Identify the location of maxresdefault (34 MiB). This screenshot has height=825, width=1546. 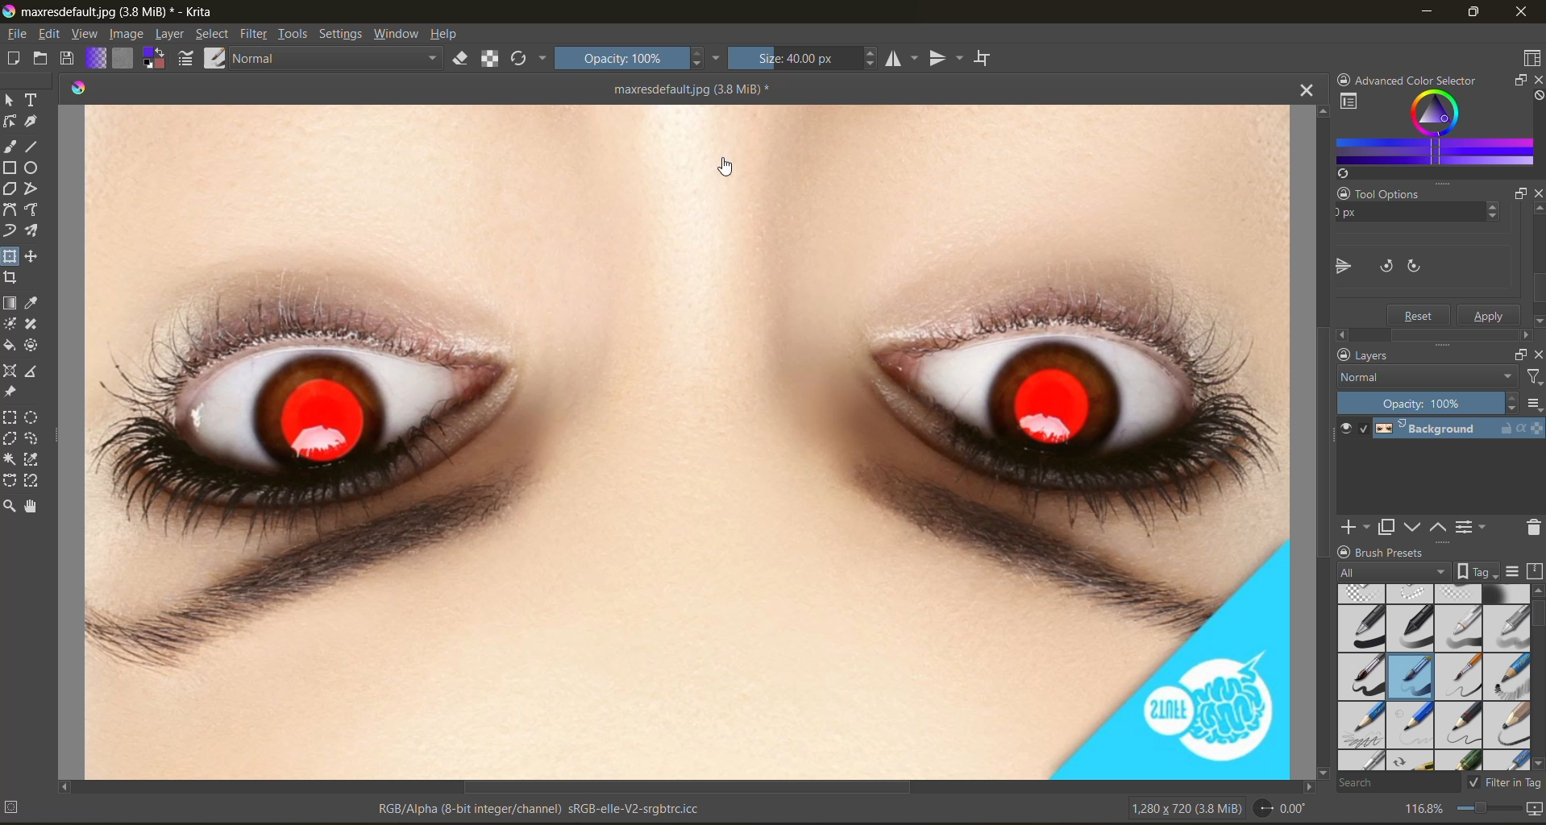
(692, 88).